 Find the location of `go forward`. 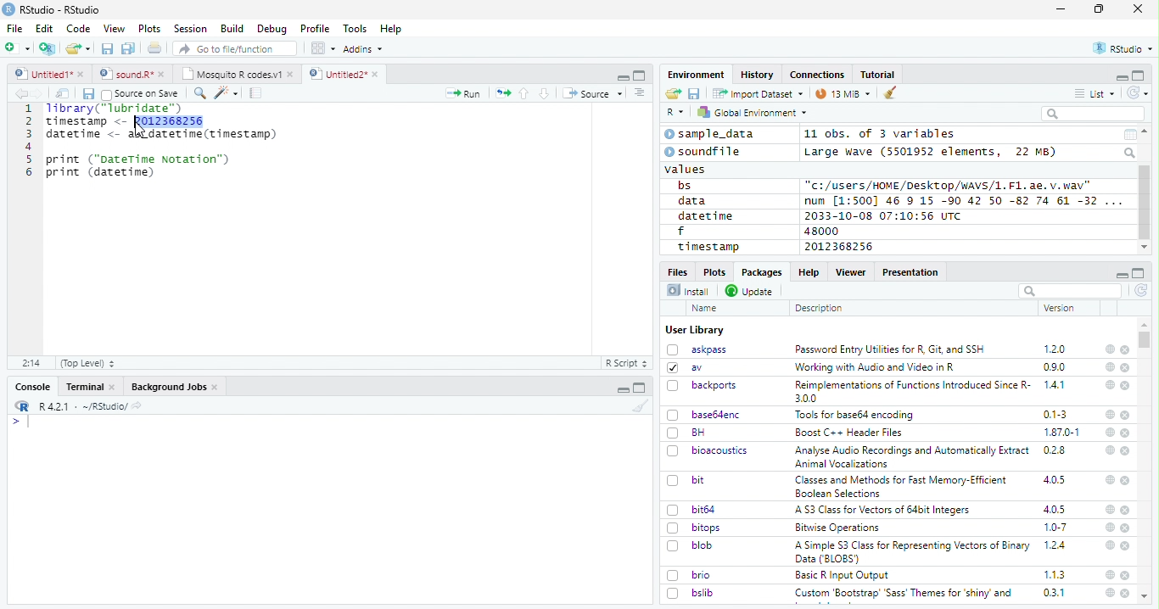

go forward is located at coordinates (41, 93).